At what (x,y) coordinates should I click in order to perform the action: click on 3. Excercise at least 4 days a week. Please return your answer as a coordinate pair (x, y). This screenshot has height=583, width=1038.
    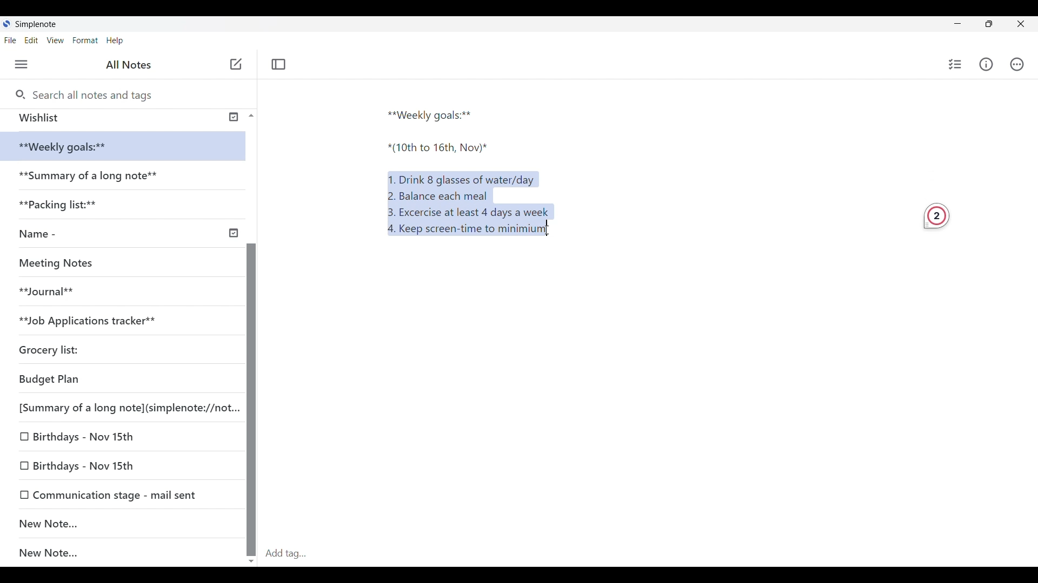
    Looking at the image, I should click on (473, 212).